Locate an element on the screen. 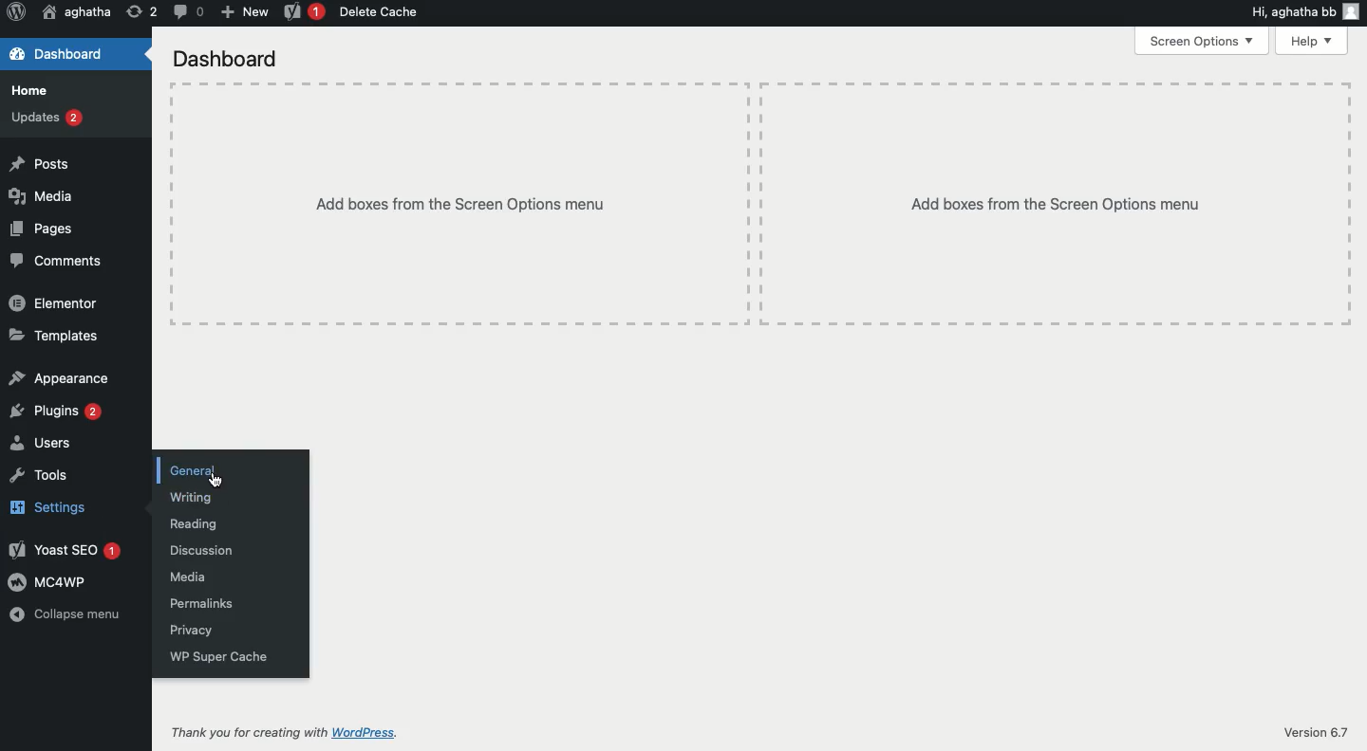 The image size is (1367, 751). Comment is located at coordinates (185, 13).